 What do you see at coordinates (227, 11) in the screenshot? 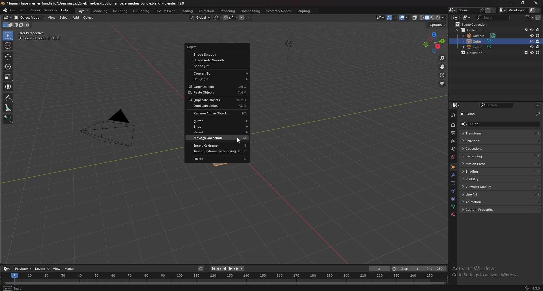
I see `rendering` at bounding box center [227, 11].